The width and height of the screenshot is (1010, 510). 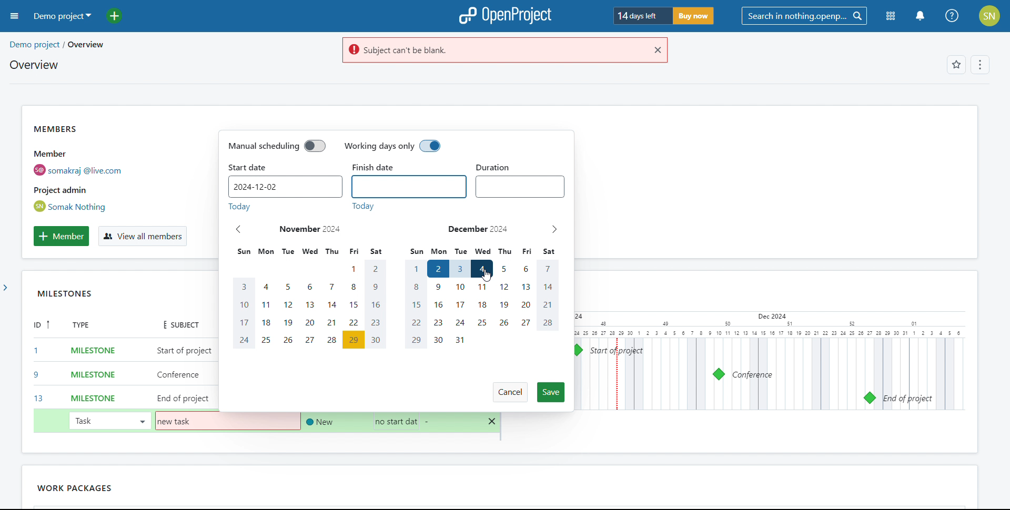 What do you see at coordinates (497, 165) in the screenshot?
I see `duration` at bounding box center [497, 165].